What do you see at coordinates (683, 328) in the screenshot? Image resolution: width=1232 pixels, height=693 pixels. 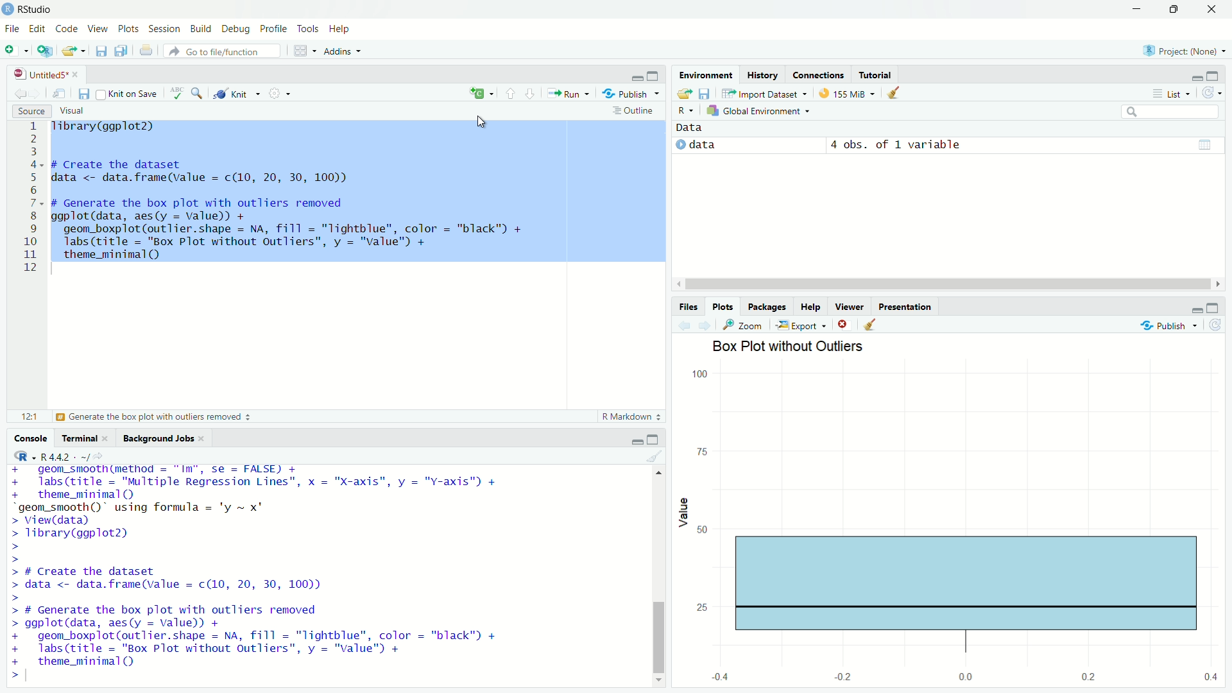 I see `back` at bounding box center [683, 328].